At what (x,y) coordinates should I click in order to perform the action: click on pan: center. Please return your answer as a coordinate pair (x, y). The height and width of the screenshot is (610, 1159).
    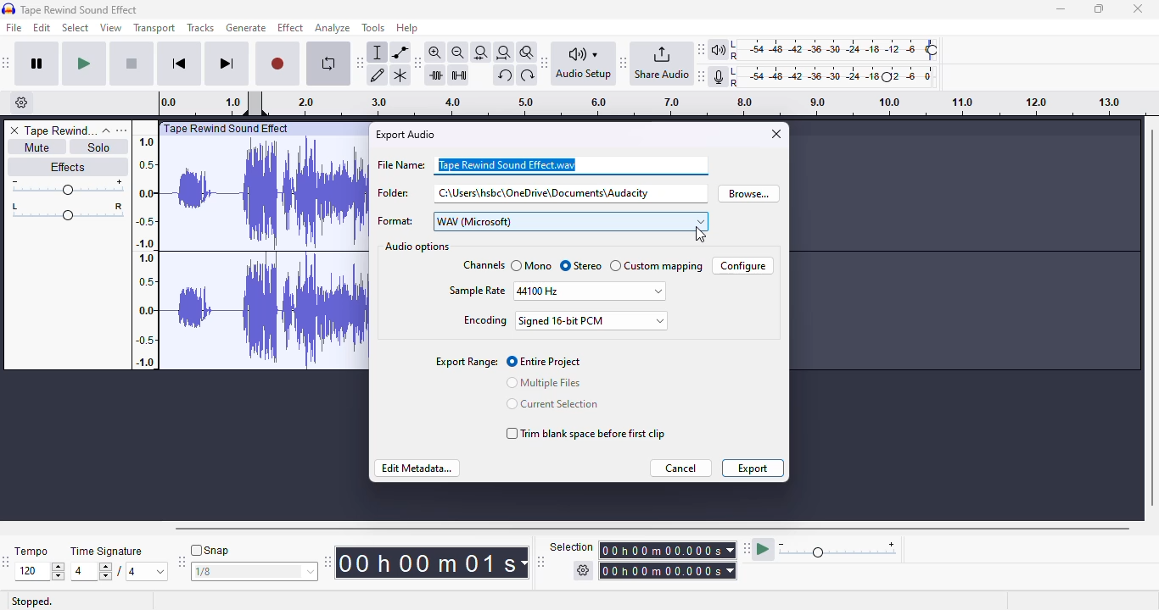
    Looking at the image, I should click on (68, 211).